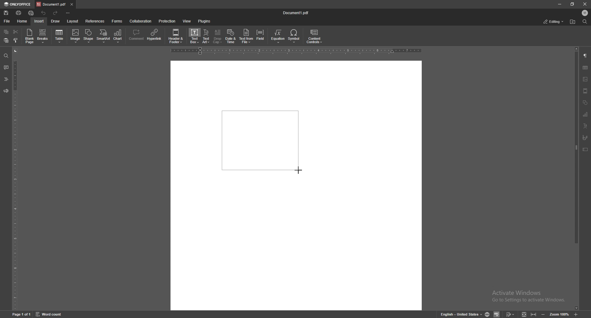  What do you see at coordinates (75, 36) in the screenshot?
I see `image` at bounding box center [75, 36].